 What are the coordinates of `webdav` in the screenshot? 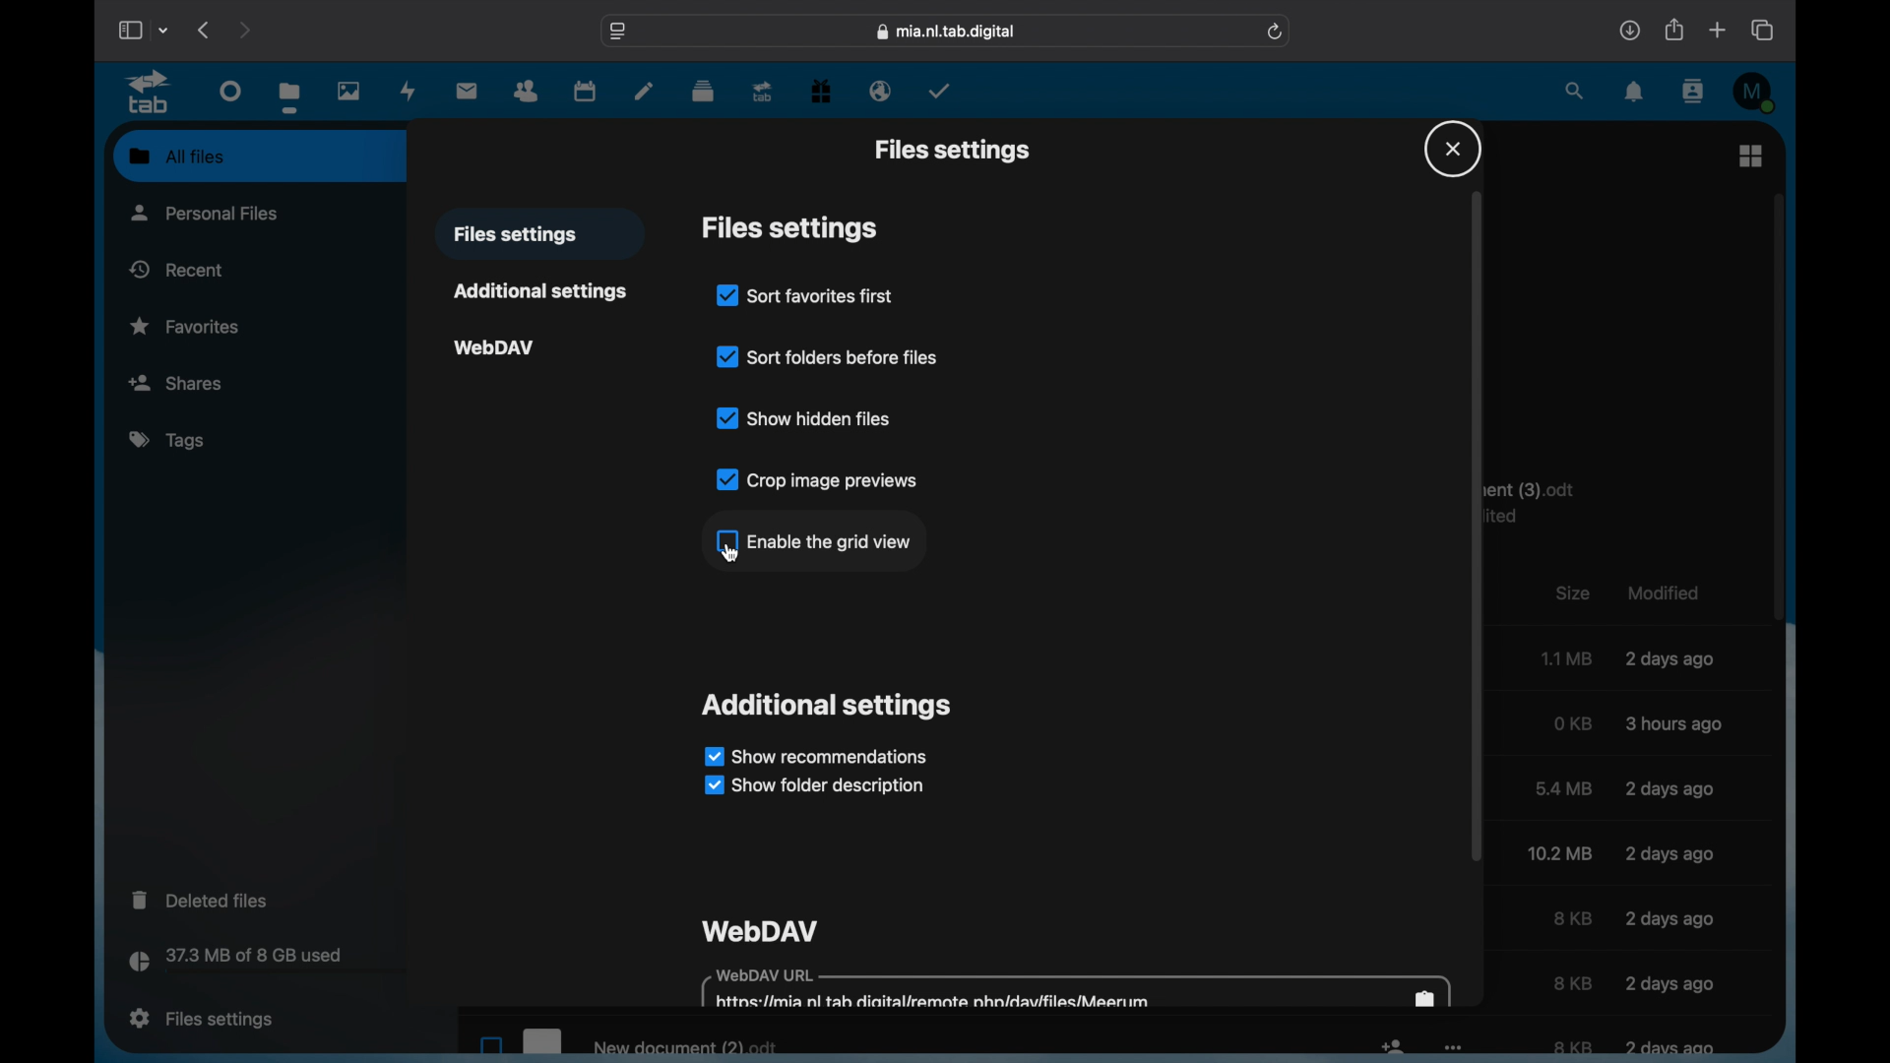 It's located at (762, 929).